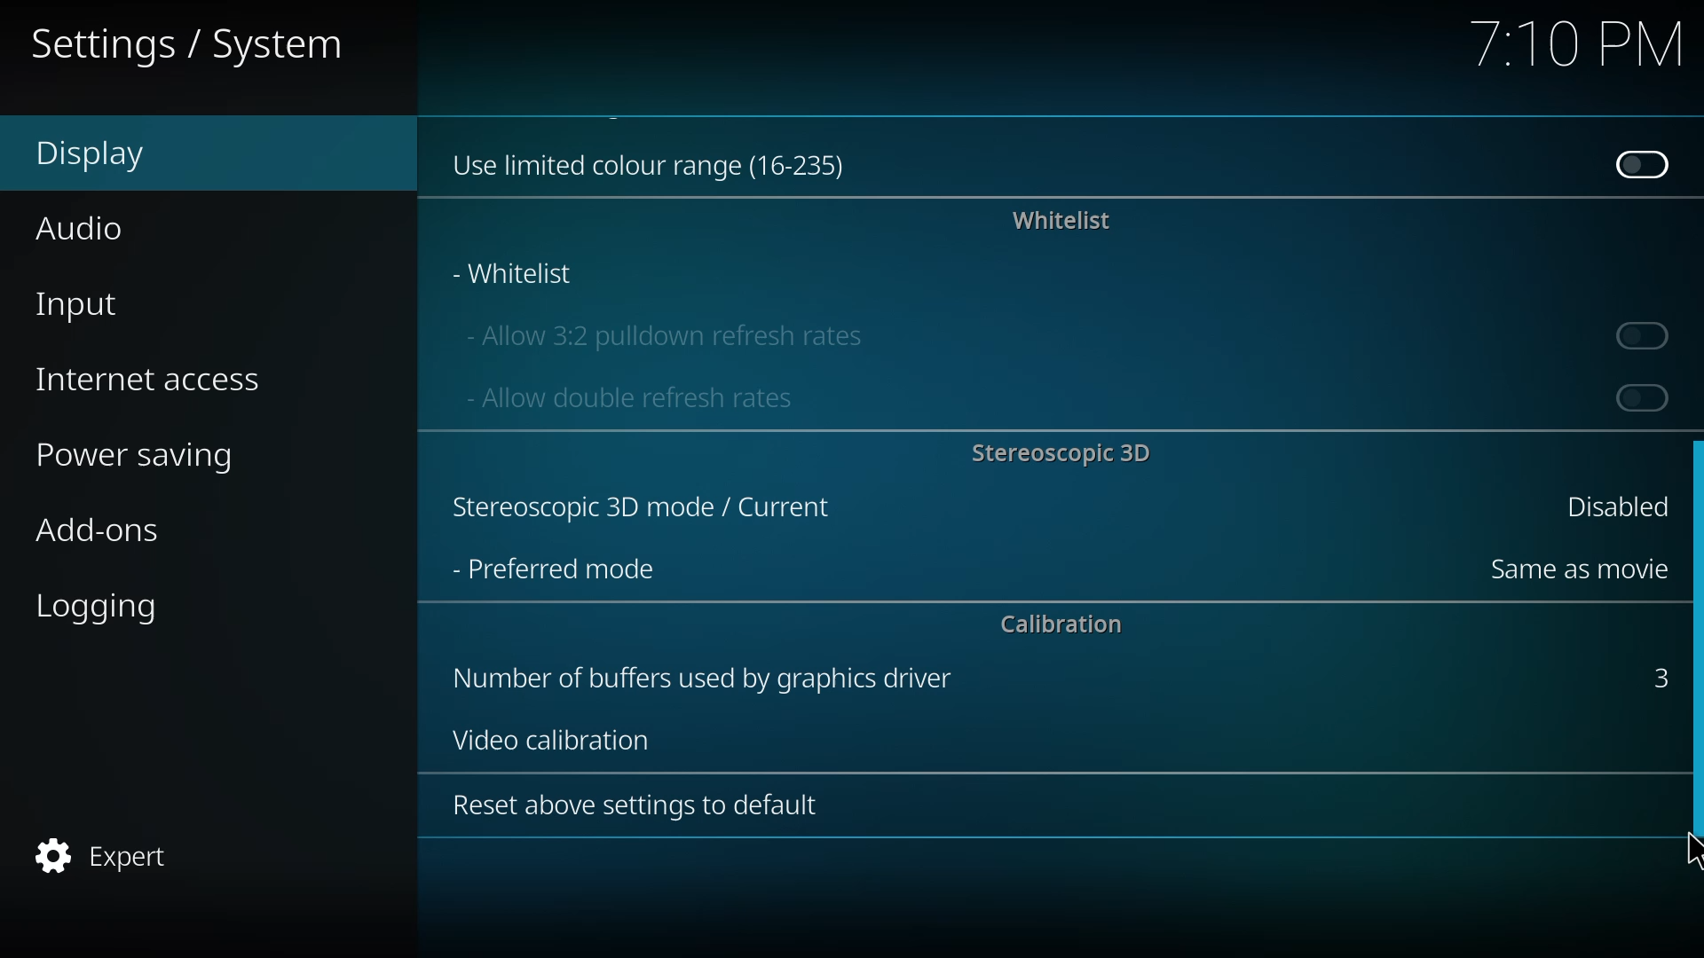 This screenshot has height=958, width=1704. Describe the element at coordinates (1692, 845) in the screenshot. I see `cursor` at that location.